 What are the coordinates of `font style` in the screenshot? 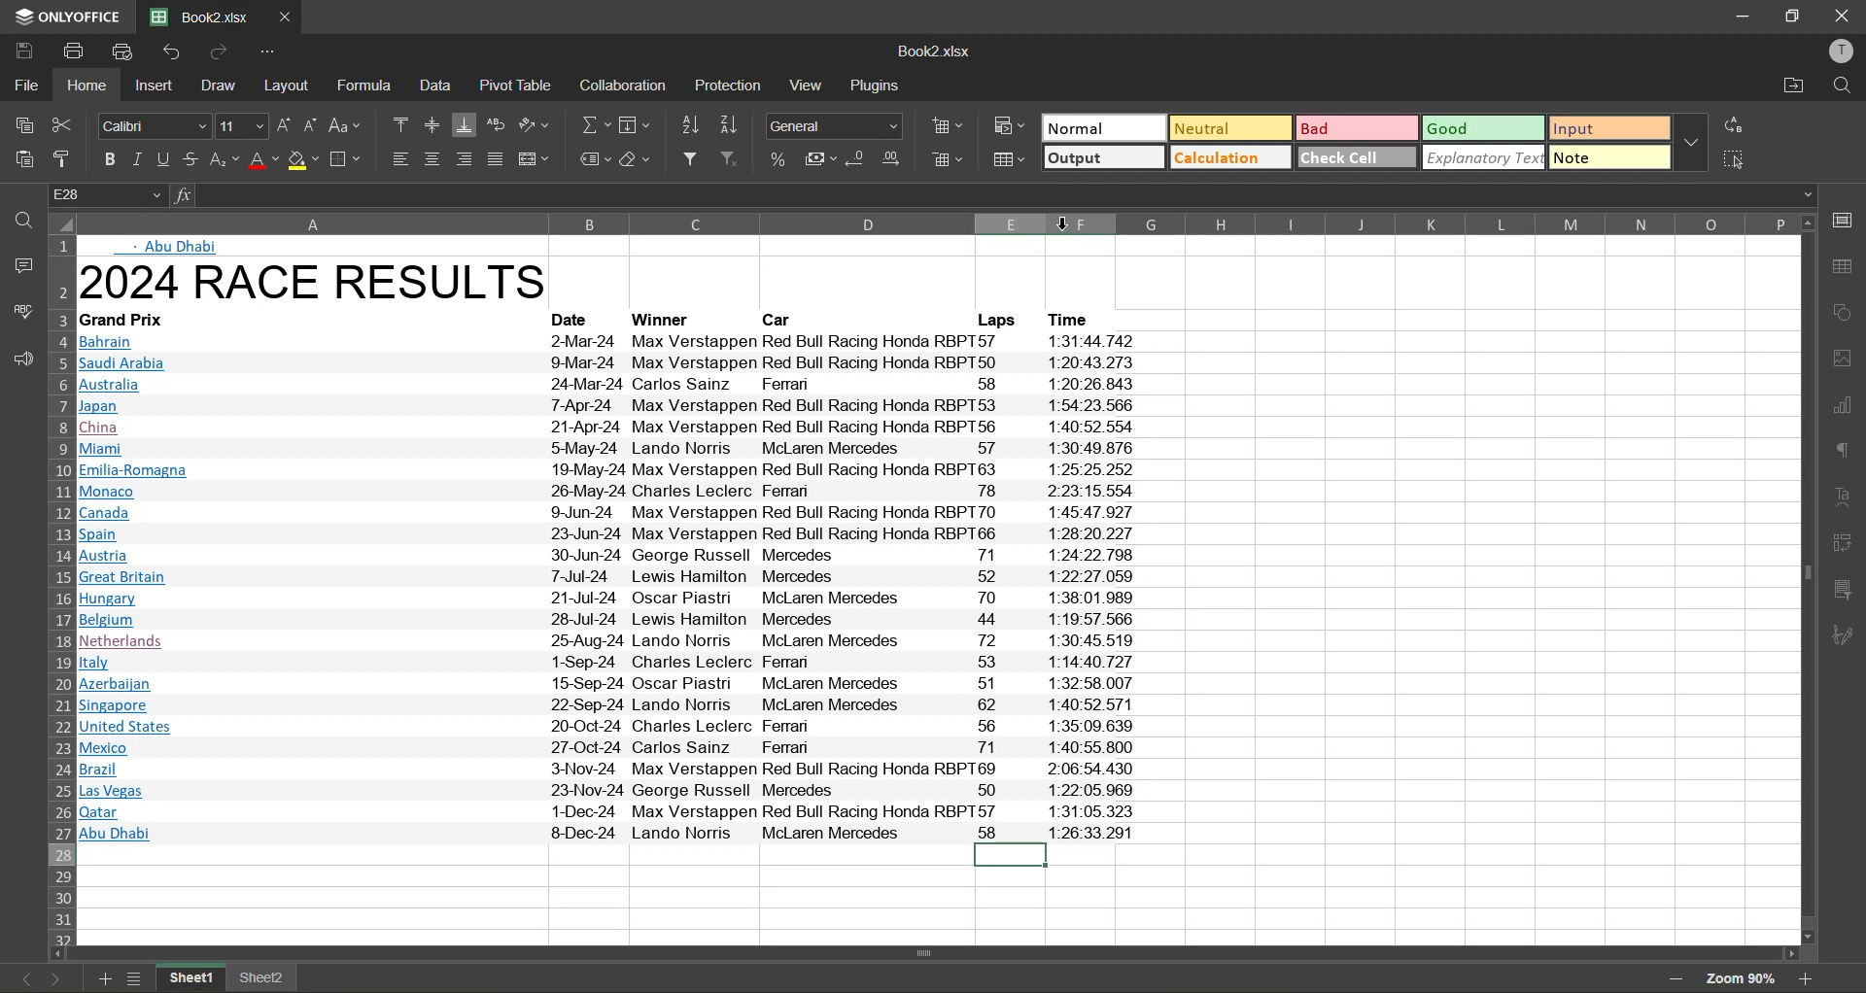 It's located at (153, 126).